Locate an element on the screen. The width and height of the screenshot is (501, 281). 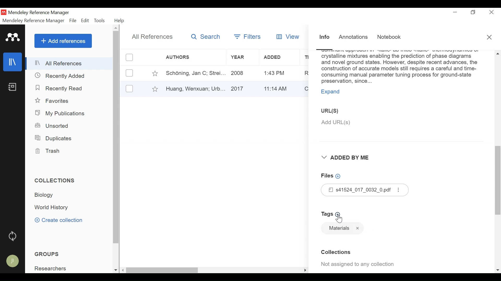
Year is located at coordinates (242, 88).